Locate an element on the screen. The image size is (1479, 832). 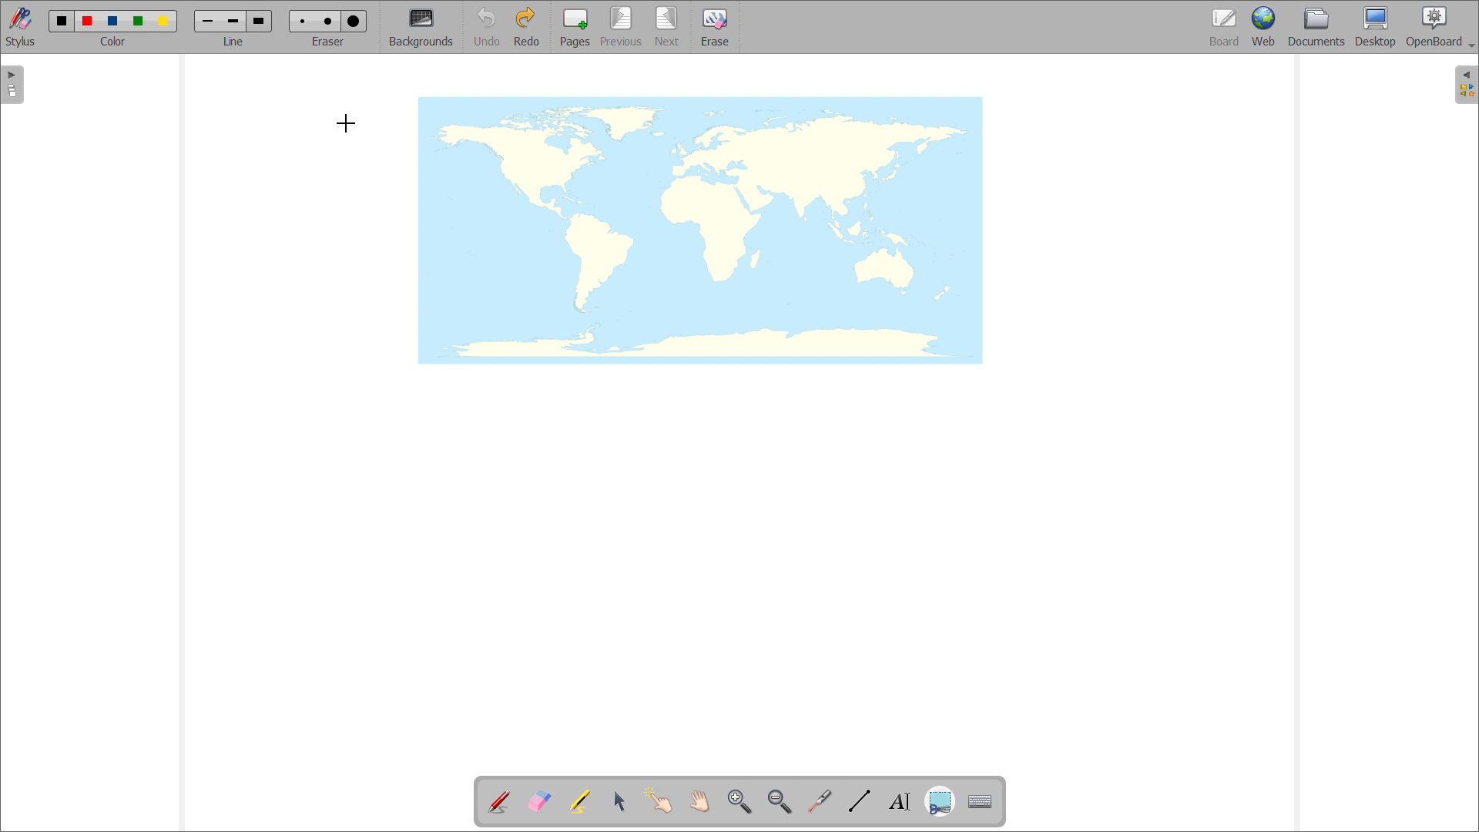
red is located at coordinates (88, 20).